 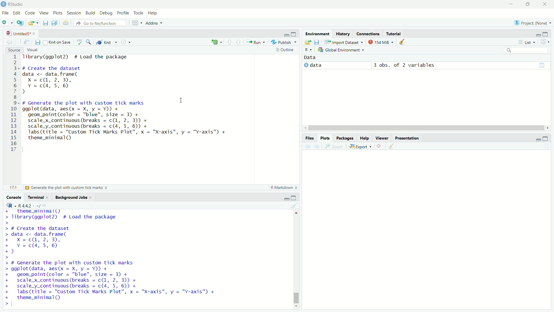 What do you see at coordinates (309, 138) in the screenshot?
I see `files` at bounding box center [309, 138].